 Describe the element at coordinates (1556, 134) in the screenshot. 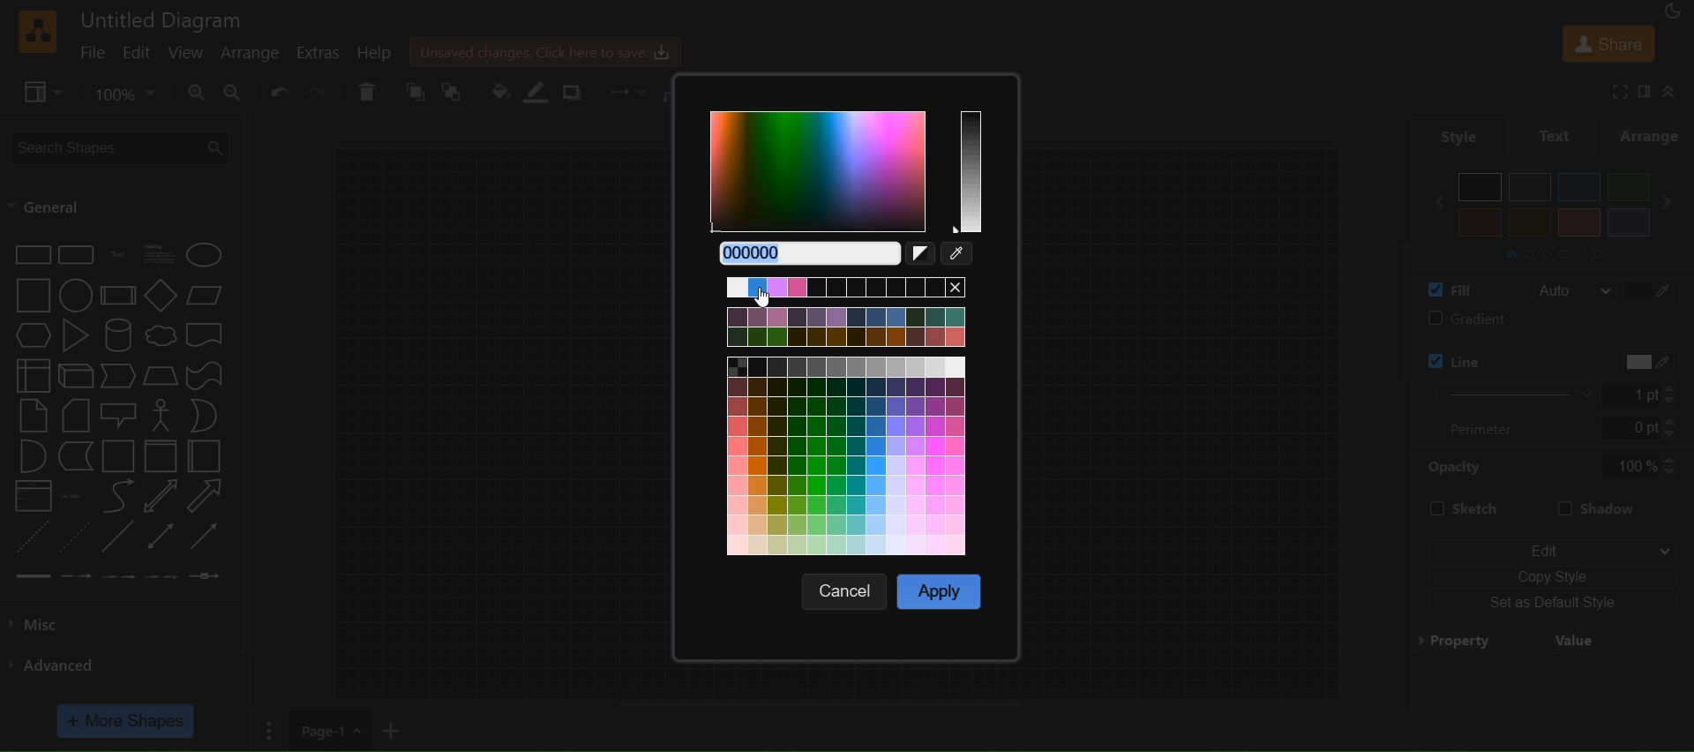

I see `text` at that location.